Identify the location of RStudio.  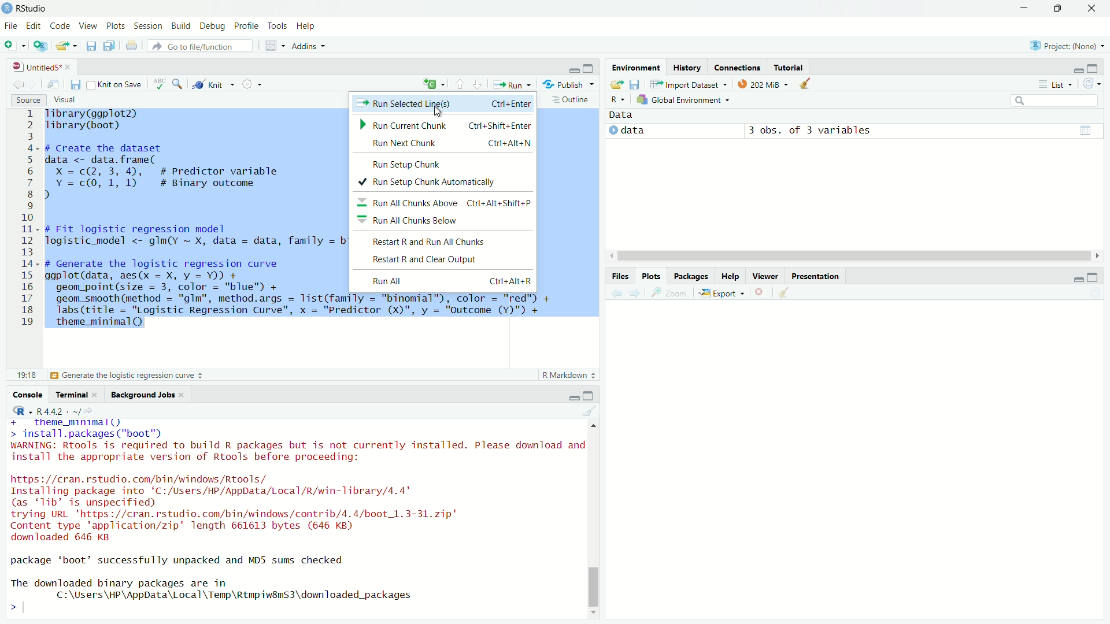
(24, 9).